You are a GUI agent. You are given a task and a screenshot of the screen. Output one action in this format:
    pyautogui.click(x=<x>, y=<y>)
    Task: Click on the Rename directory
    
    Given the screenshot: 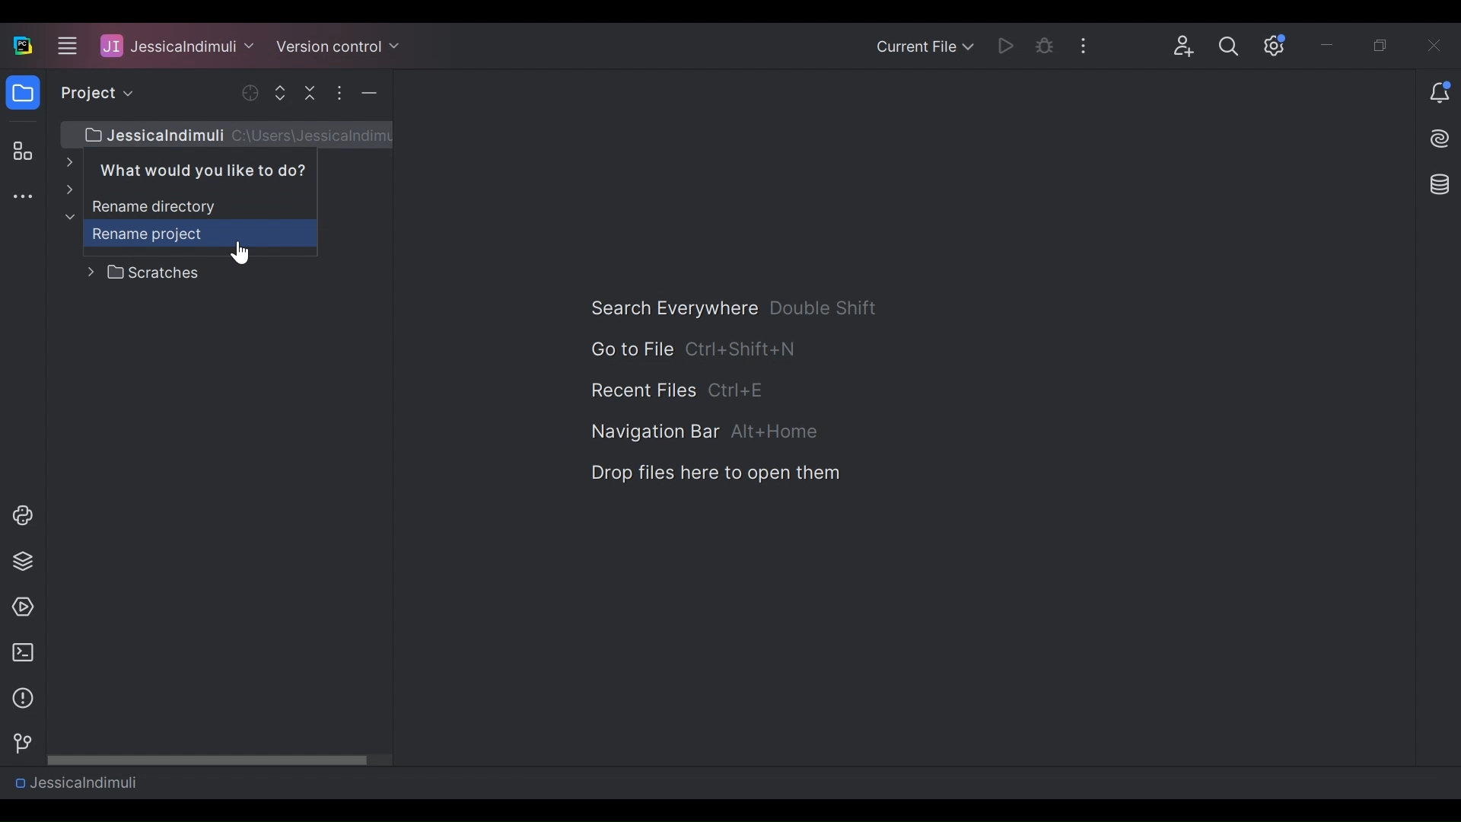 What is the action you would take?
    pyautogui.click(x=183, y=198)
    